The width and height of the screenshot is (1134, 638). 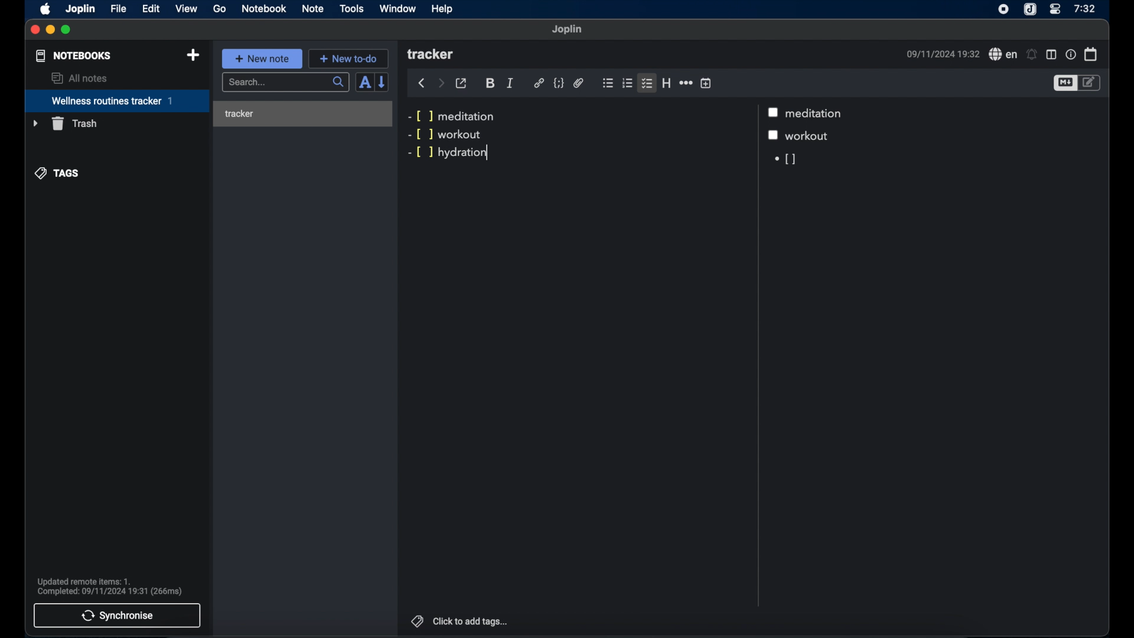 I want to click on bold, so click(x=490, y=84).